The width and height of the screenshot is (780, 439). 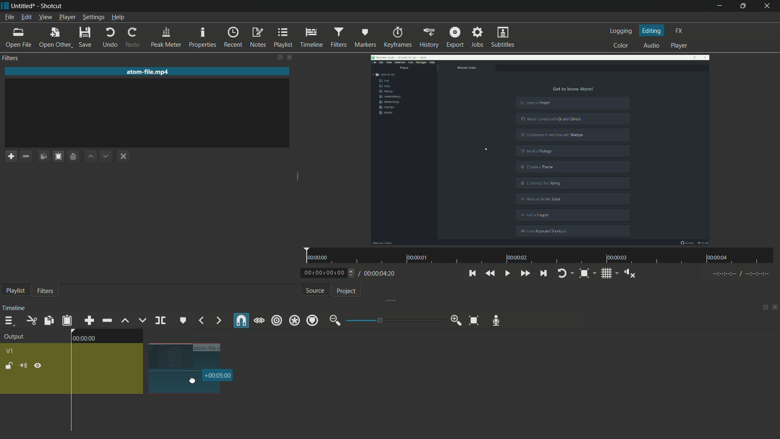 What do you see at coordinates (125, 322) in the screenshot?
I see `move filter up` at bounding box center [125, 322].